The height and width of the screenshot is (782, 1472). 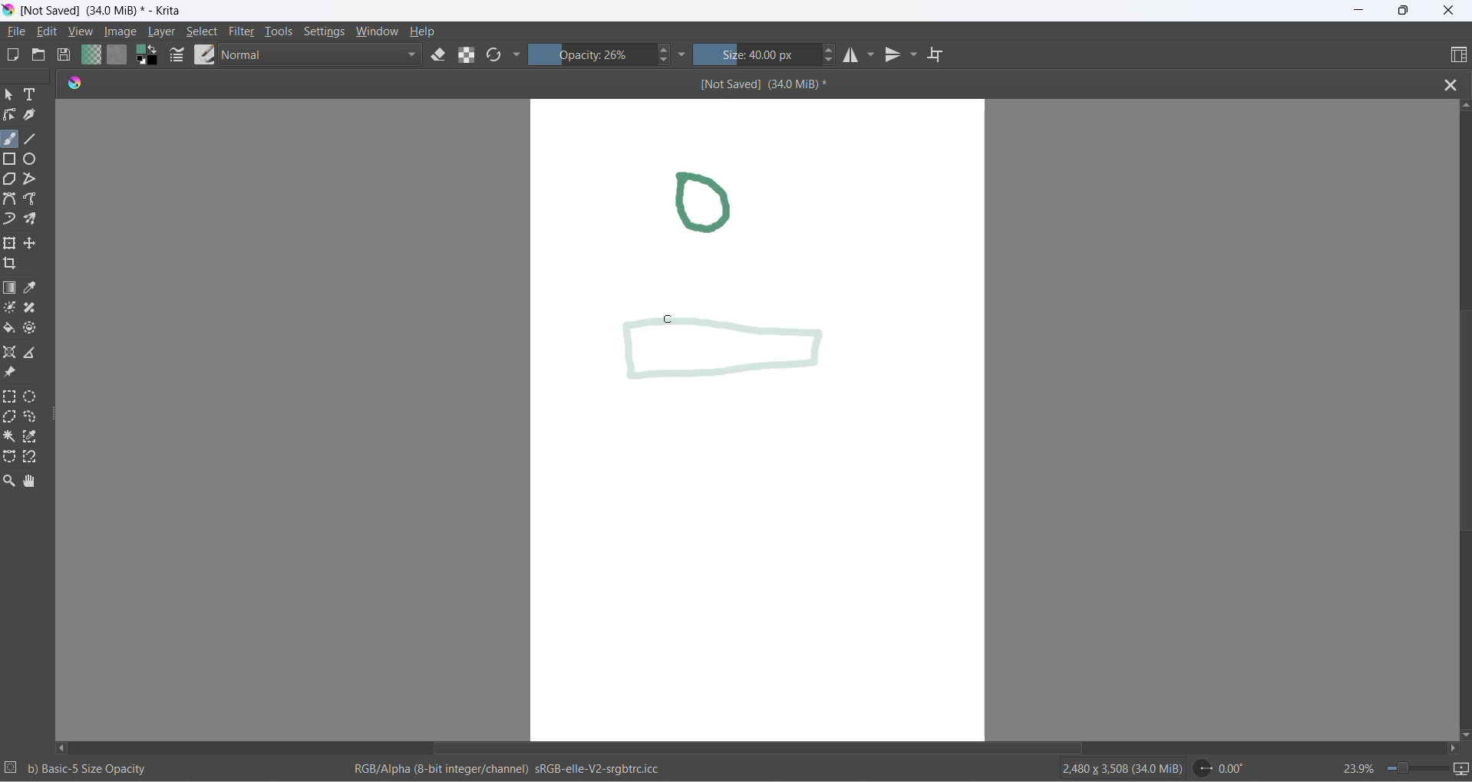 I want to click on size, so click(x=760, y=54).